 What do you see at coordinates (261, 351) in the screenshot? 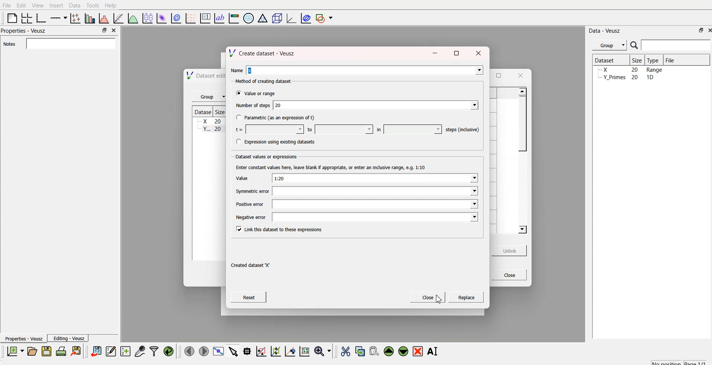
I see `draw rectangle to zoom` at bounding box center [261, 351].